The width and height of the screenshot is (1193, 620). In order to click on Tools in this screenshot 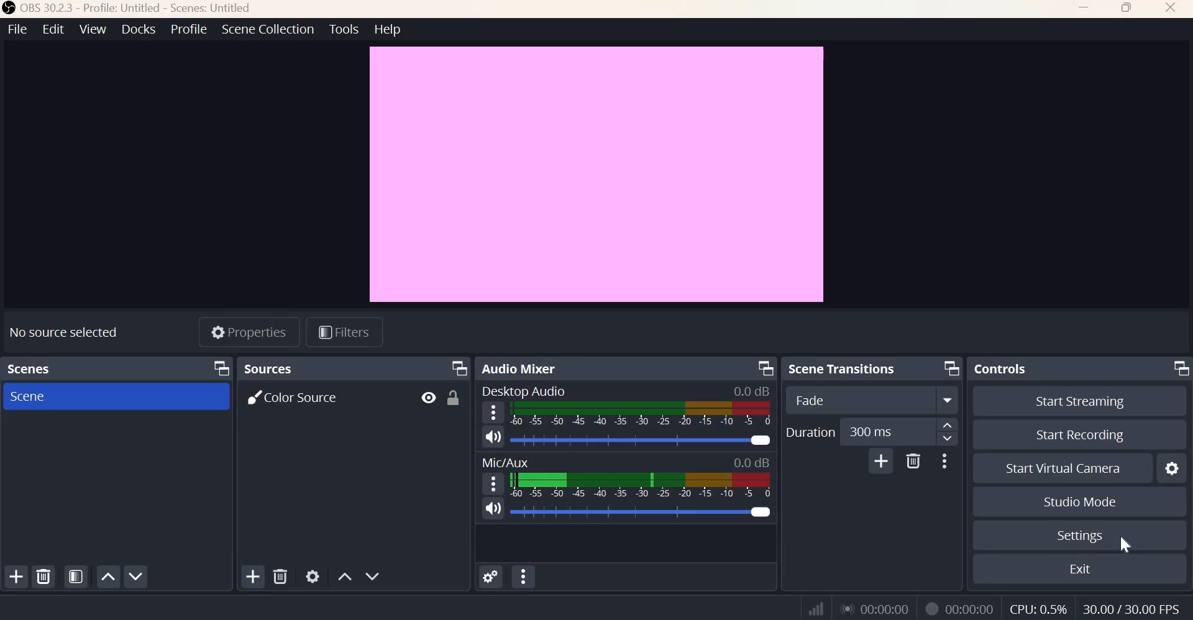, I will do `click(344, 29)`.